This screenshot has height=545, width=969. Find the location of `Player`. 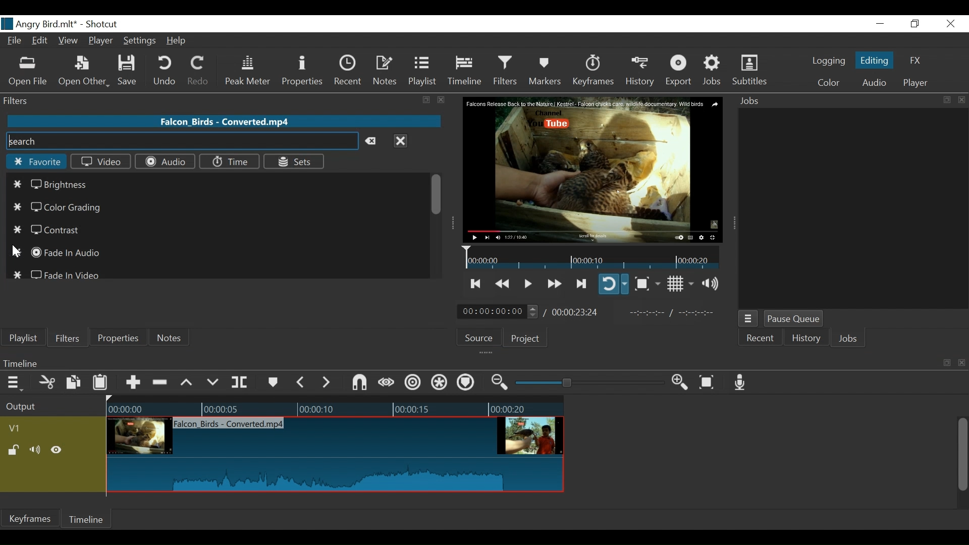

Player is located at coordinates (916, 83).